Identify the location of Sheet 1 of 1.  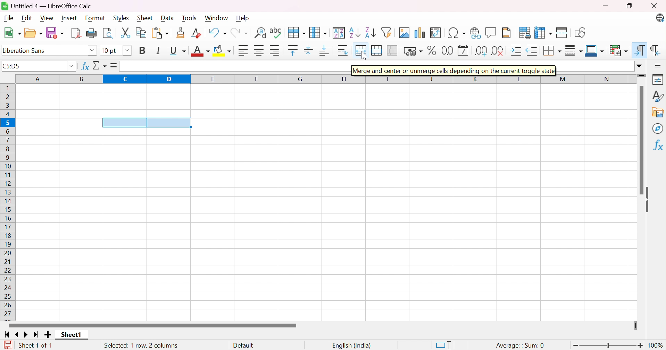
(36, 344).